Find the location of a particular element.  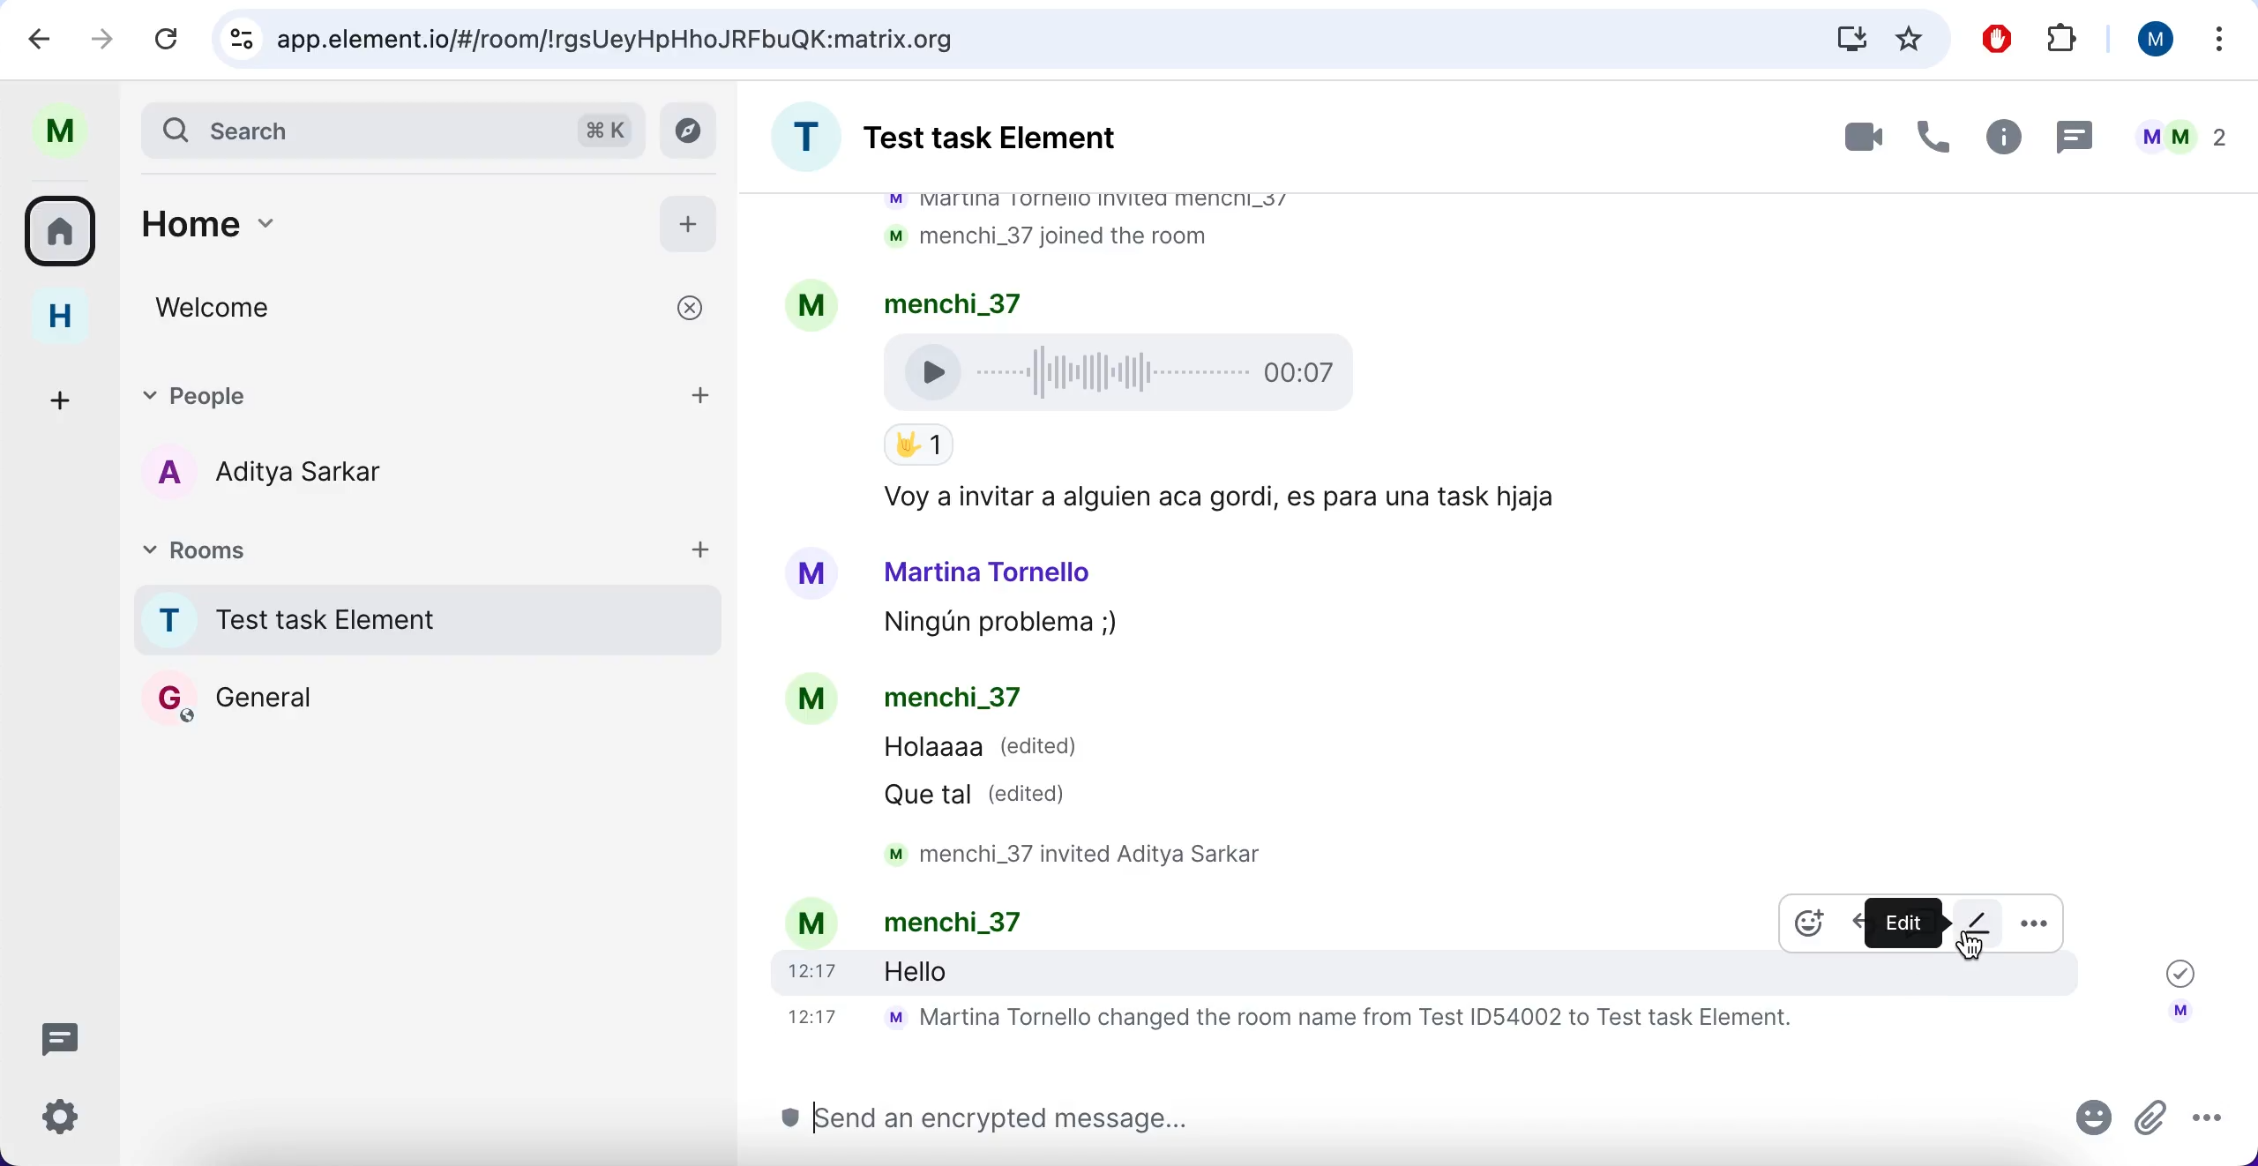

create a space is located at coordinates (51, 392).